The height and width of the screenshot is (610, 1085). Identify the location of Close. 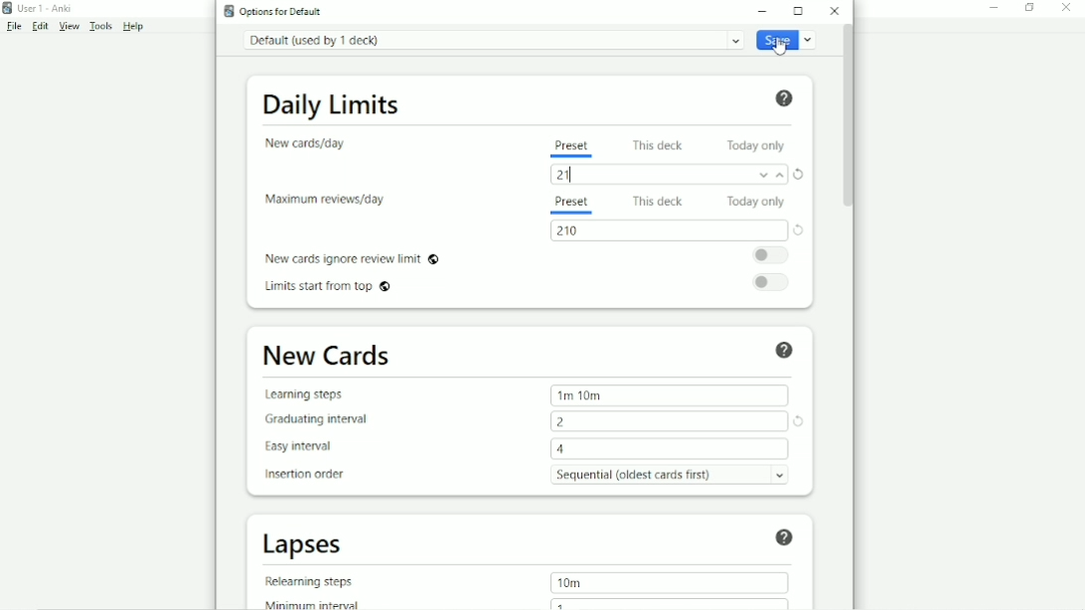
(1067, 8).